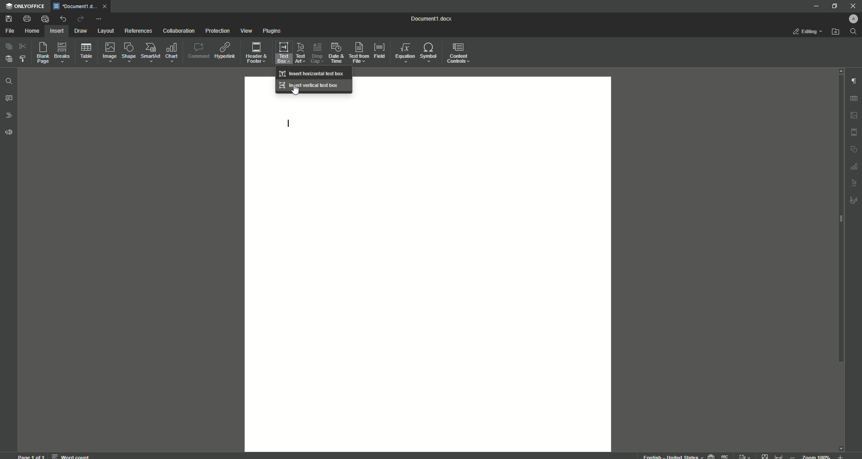  I want to click on SmartArt, so click(150, 52).